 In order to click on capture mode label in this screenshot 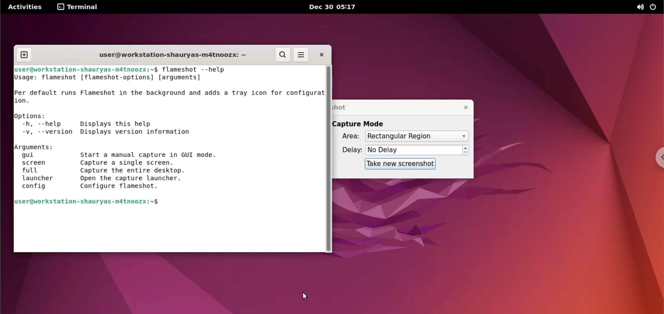, I will do `click(365, 124)`.